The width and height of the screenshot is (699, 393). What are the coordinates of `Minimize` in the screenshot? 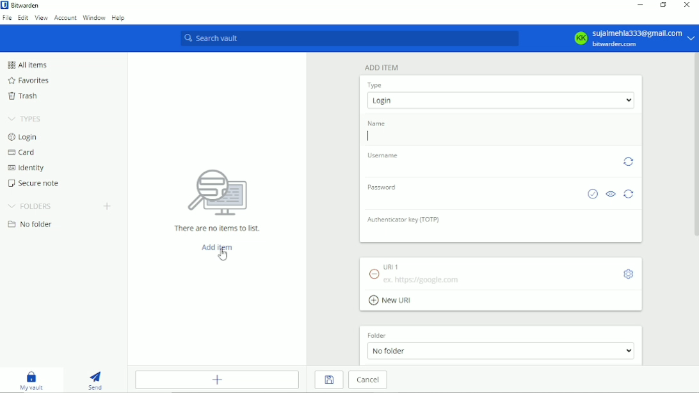 It's located at (641, 6).